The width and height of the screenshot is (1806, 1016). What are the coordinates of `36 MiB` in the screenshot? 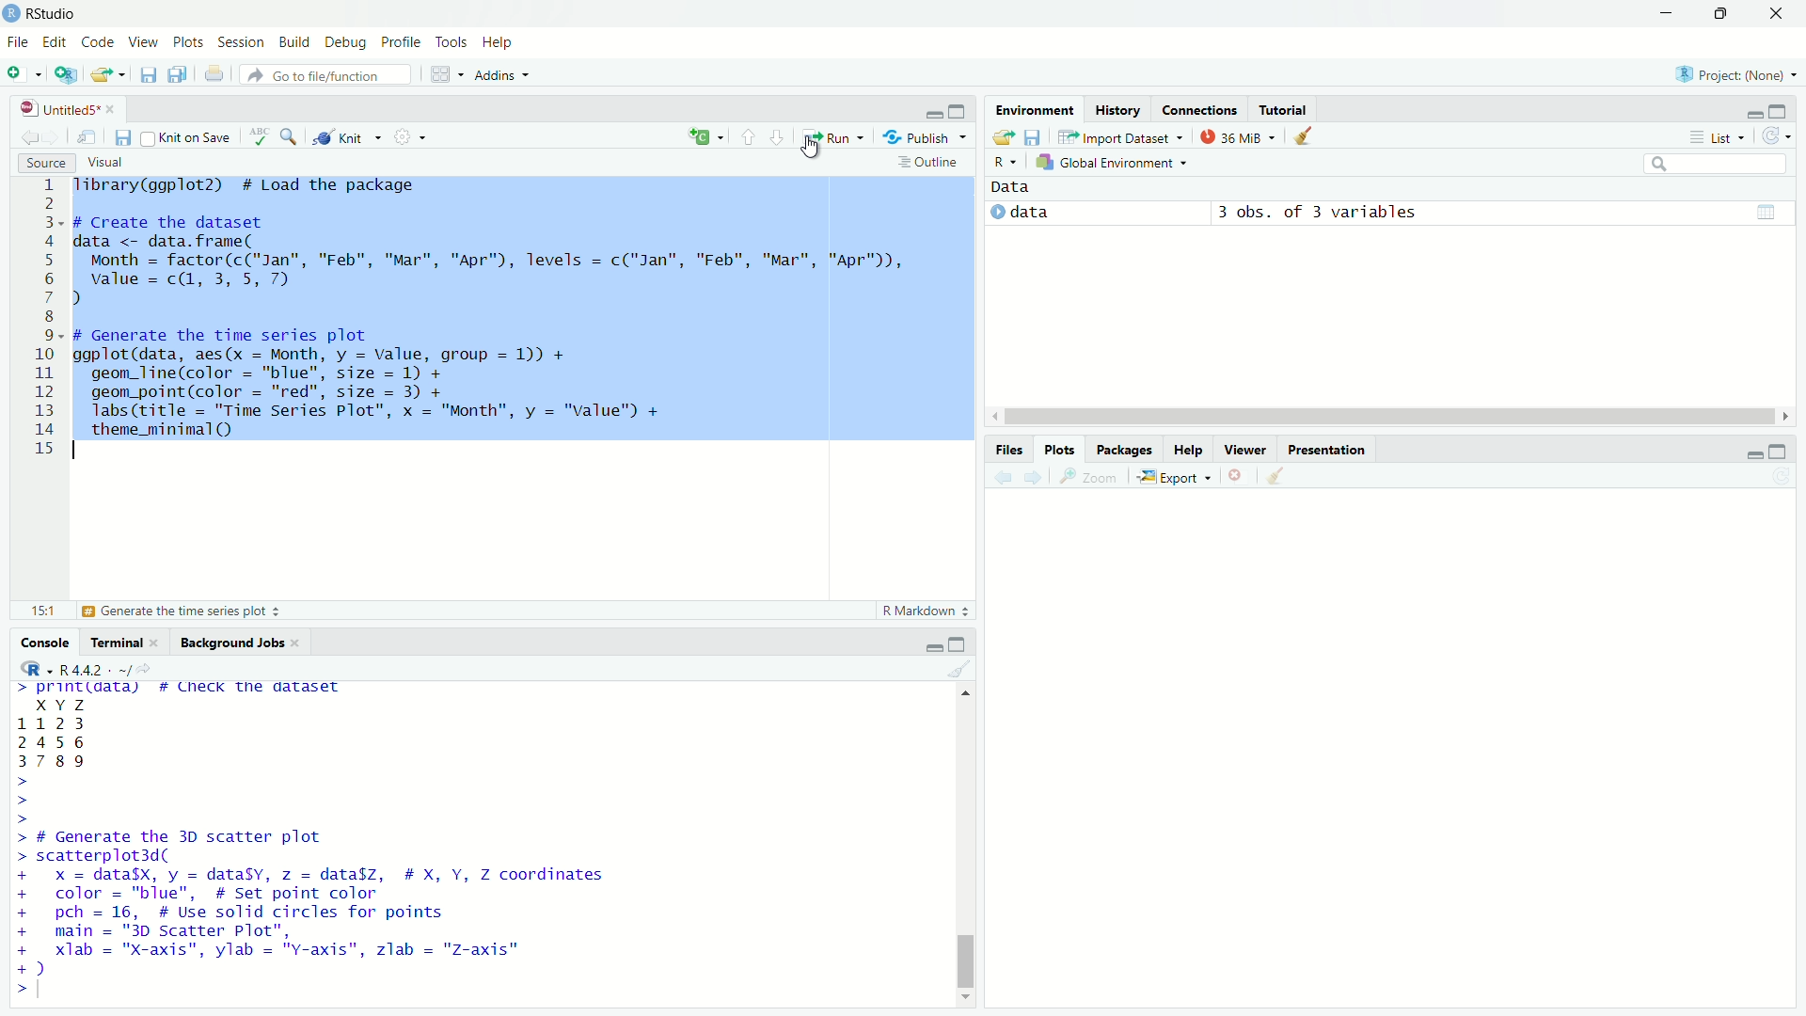 It's located at (1236, 136).